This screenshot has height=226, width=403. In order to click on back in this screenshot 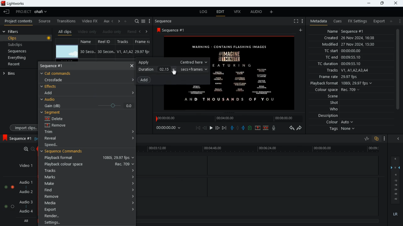, I will do `click(139, 32)`.